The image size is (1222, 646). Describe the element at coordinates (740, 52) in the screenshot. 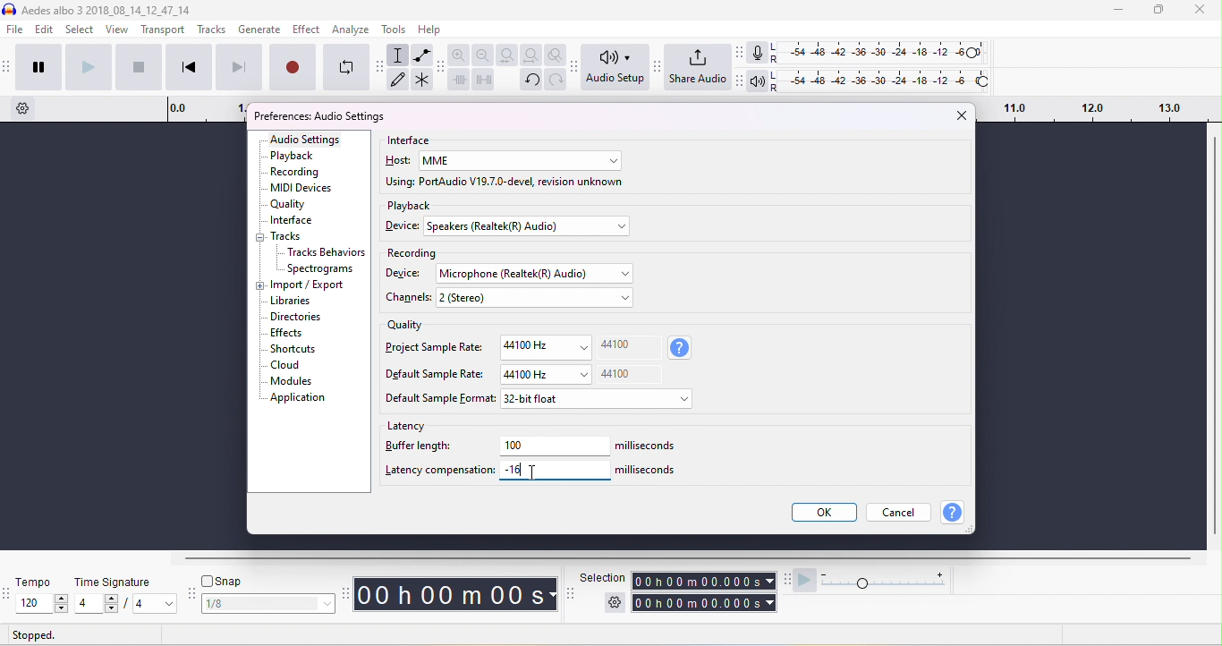

I see `audacity audio meter toolbar` at that location.